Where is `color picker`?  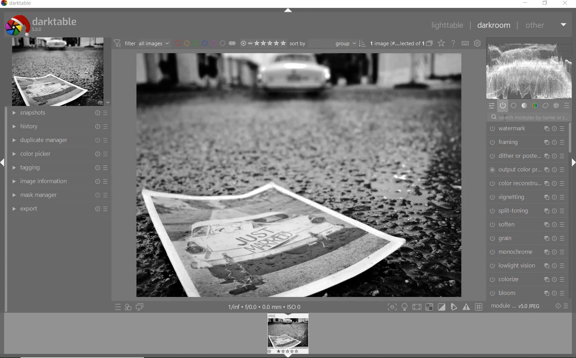
color picker is located at coordinates (60, 154).